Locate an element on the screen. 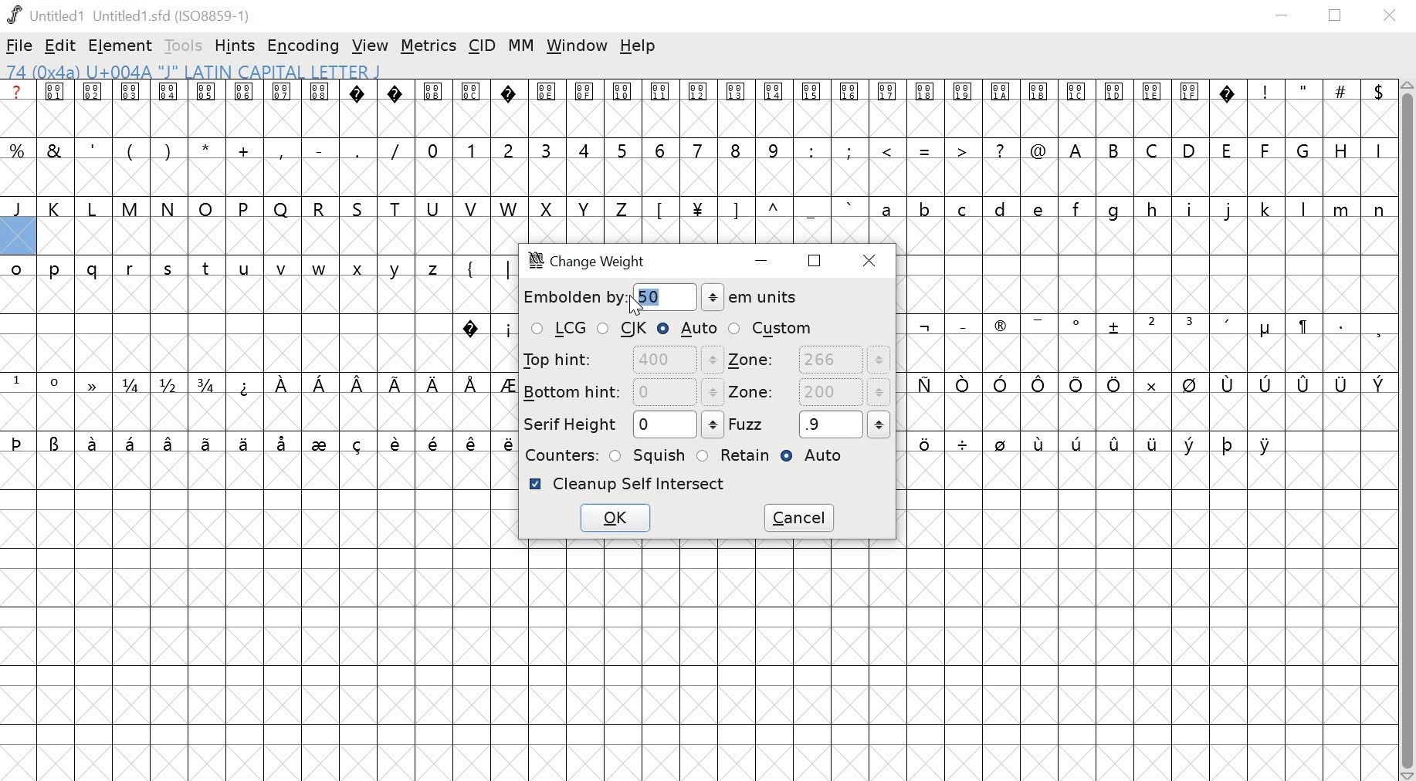 The width and height of the screenshot is (1416, 781). close is located at coordinates (872, 260).